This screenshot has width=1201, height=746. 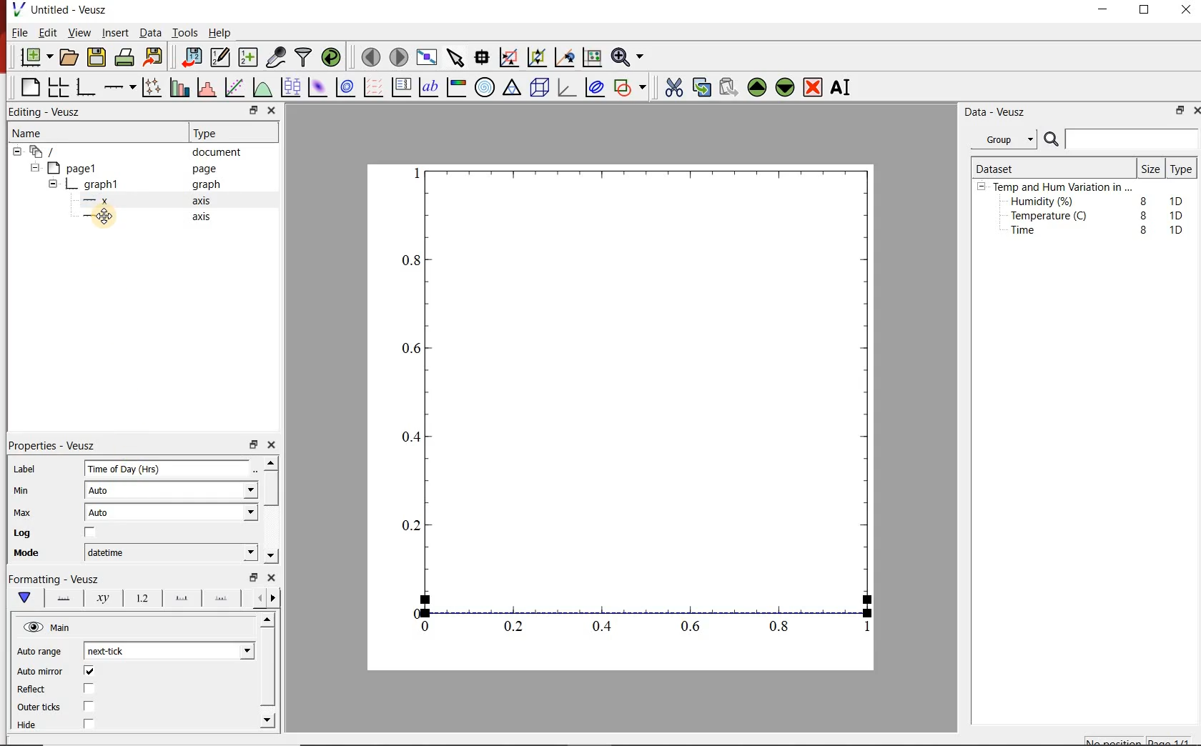 What do you see at coordinates (1052, 217) in the screenshot?
I see `Temperature (C)` at bounding box center [1052, 217].